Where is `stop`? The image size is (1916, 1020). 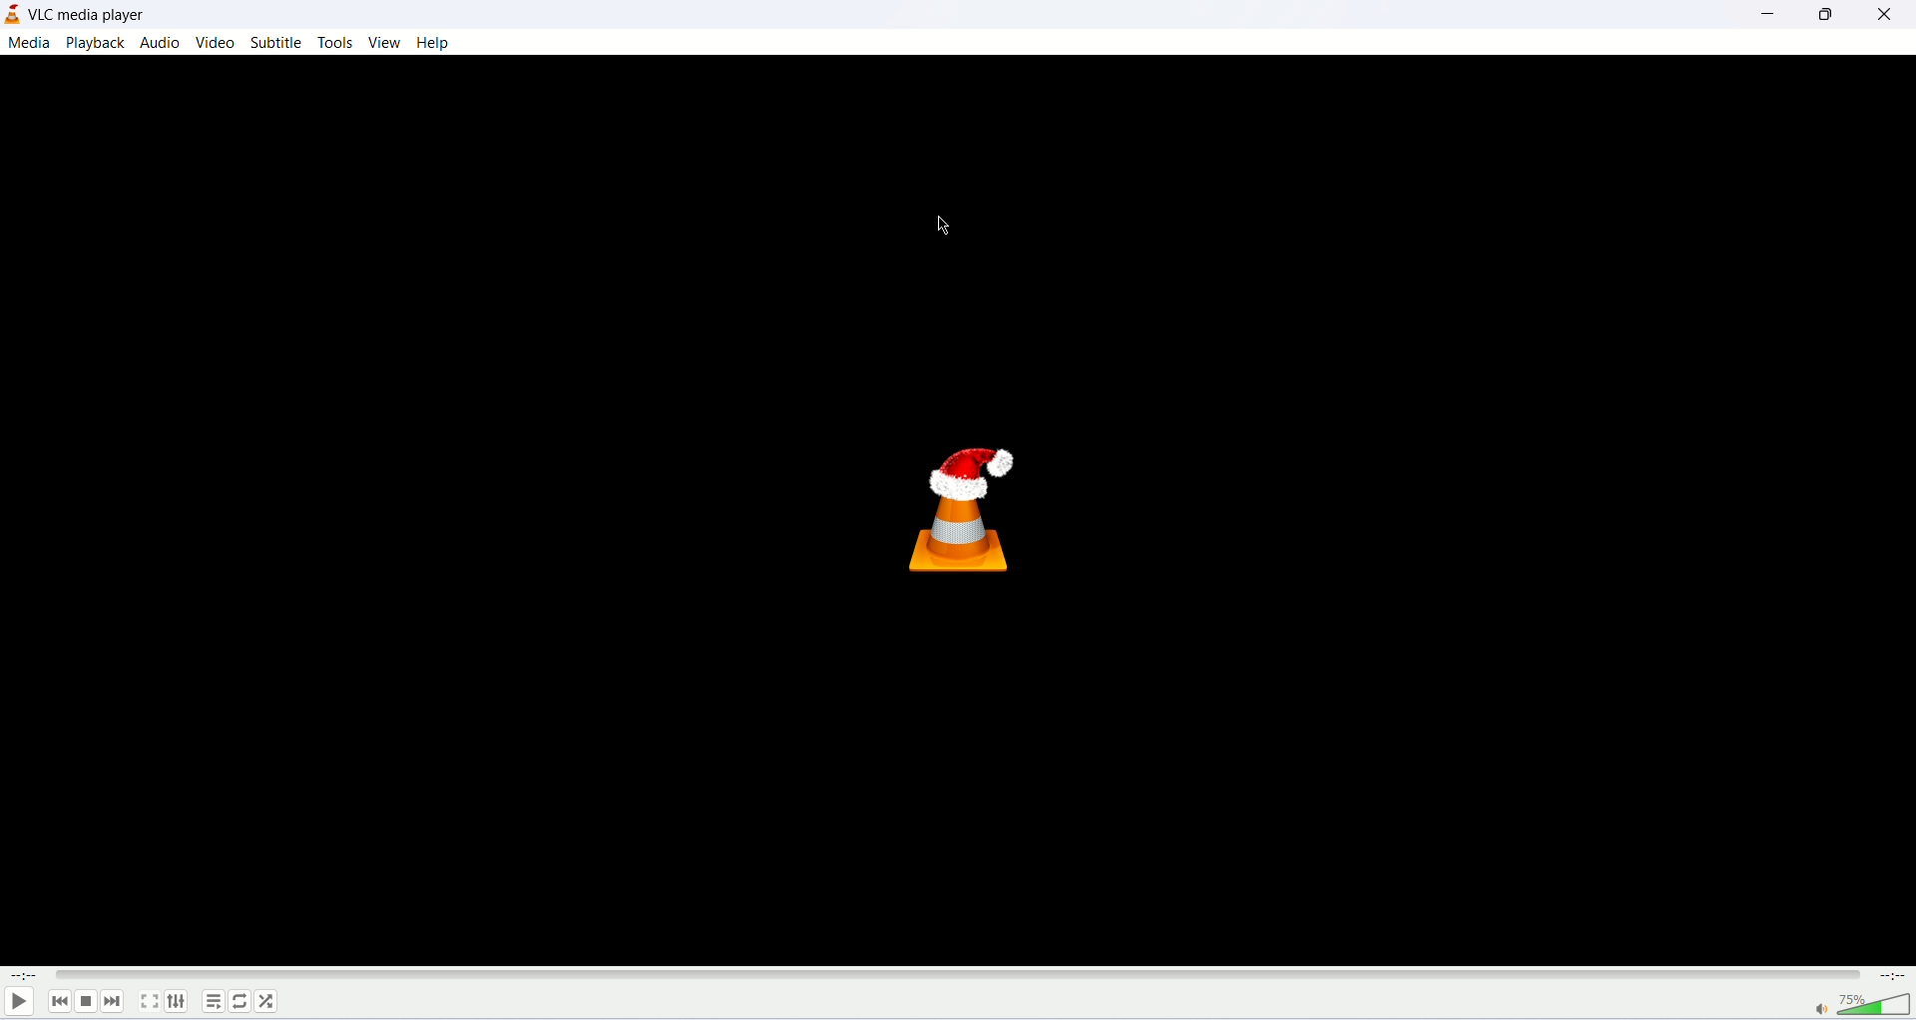
stop is located at coordinates (86, 1003).